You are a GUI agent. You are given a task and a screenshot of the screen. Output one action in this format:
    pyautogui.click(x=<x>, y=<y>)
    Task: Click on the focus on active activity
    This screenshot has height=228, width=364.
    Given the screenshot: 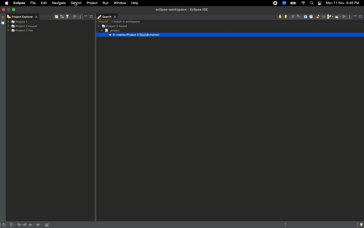 What is the action you would take?
    pyautogui.click(x=344, y=18)
    